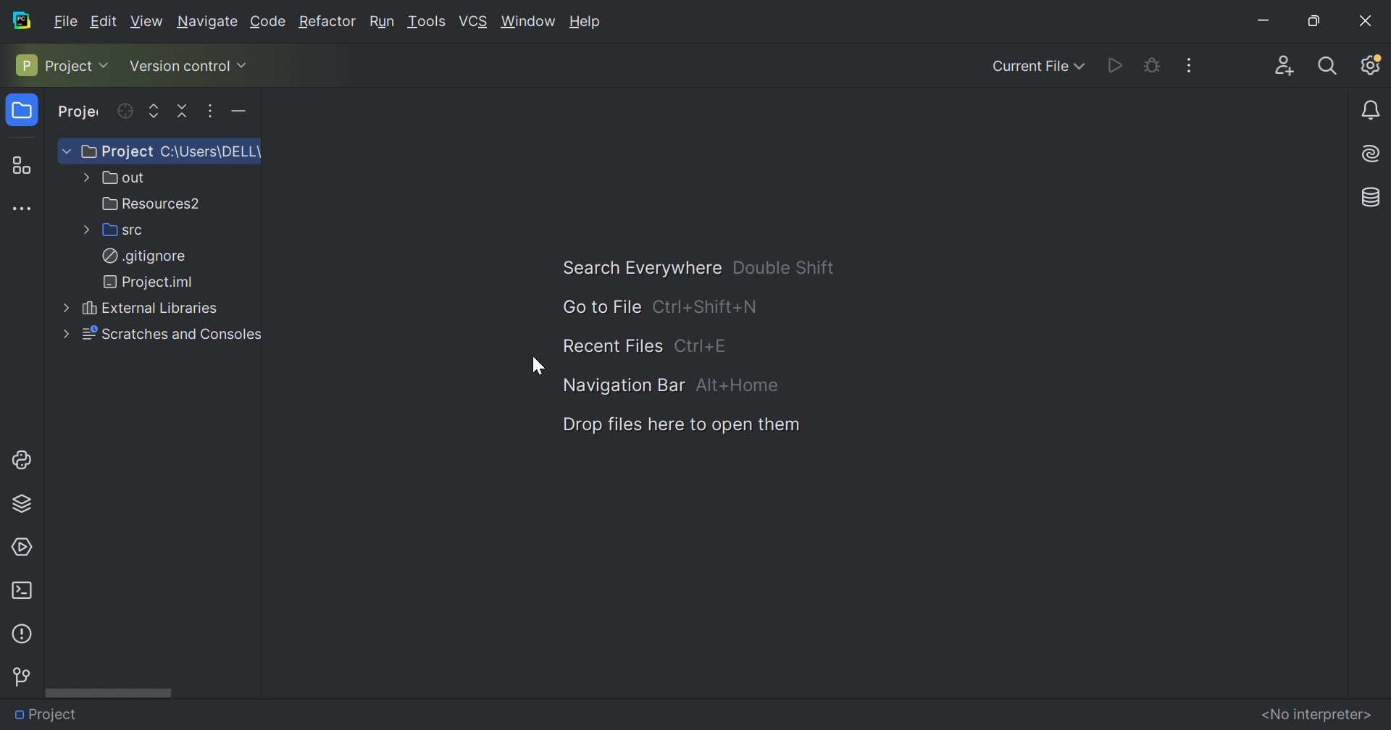 This screenshot has width=1391, height=730. What do you see at coordinates (22, 111) in the screenshot?
I see `Project` at bounding box center [22, 111].